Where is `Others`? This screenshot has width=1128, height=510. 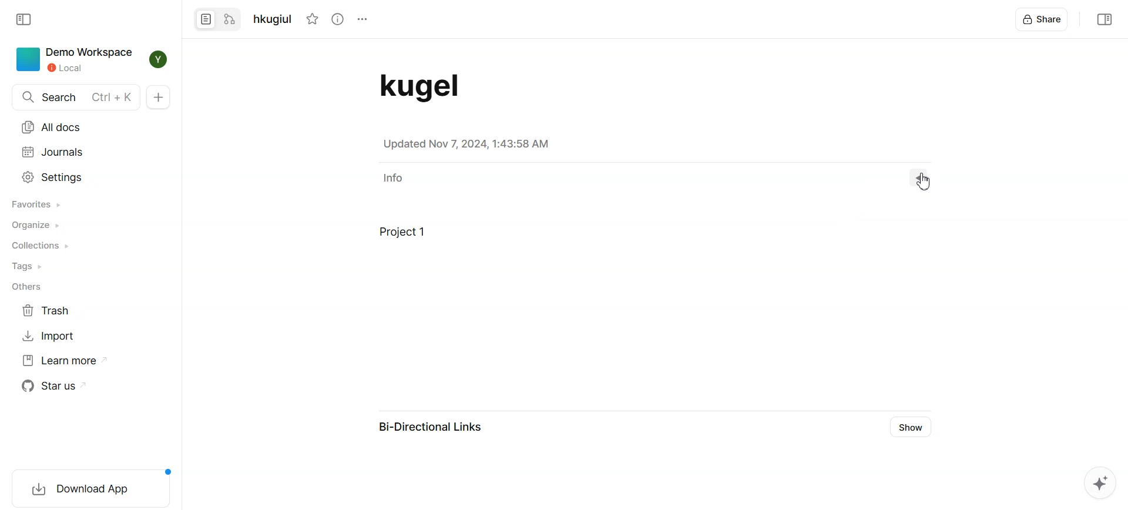
Others is located at coordinates (29, 287).